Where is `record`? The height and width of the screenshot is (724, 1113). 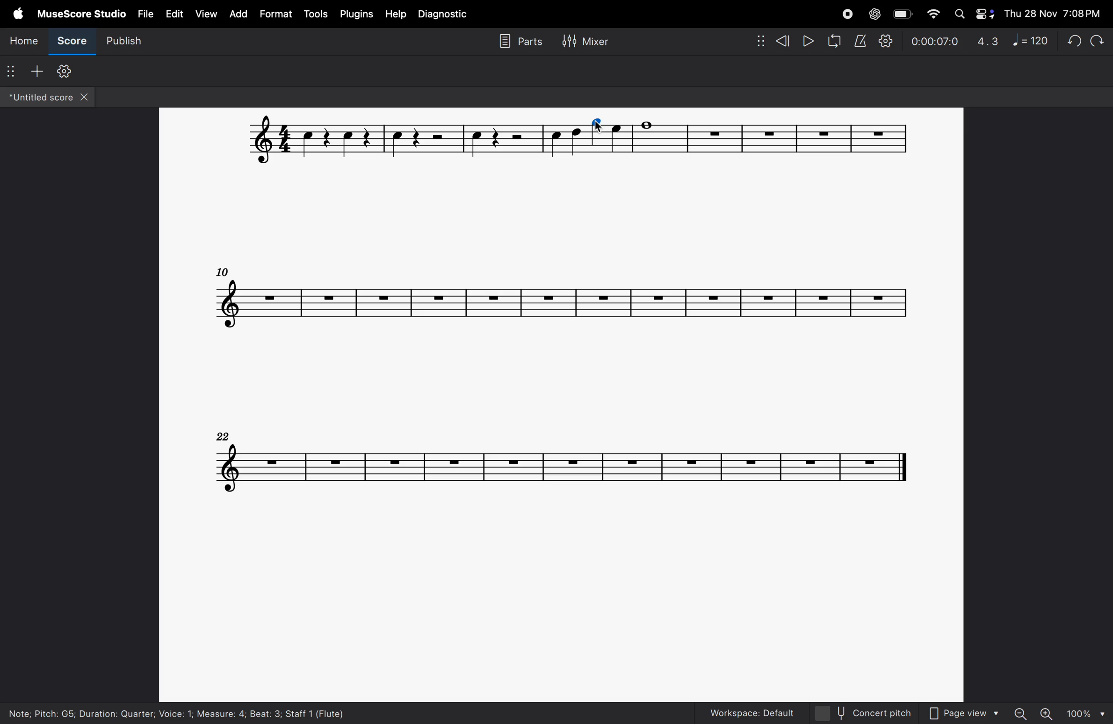
record is located at coordinates (844, 14).